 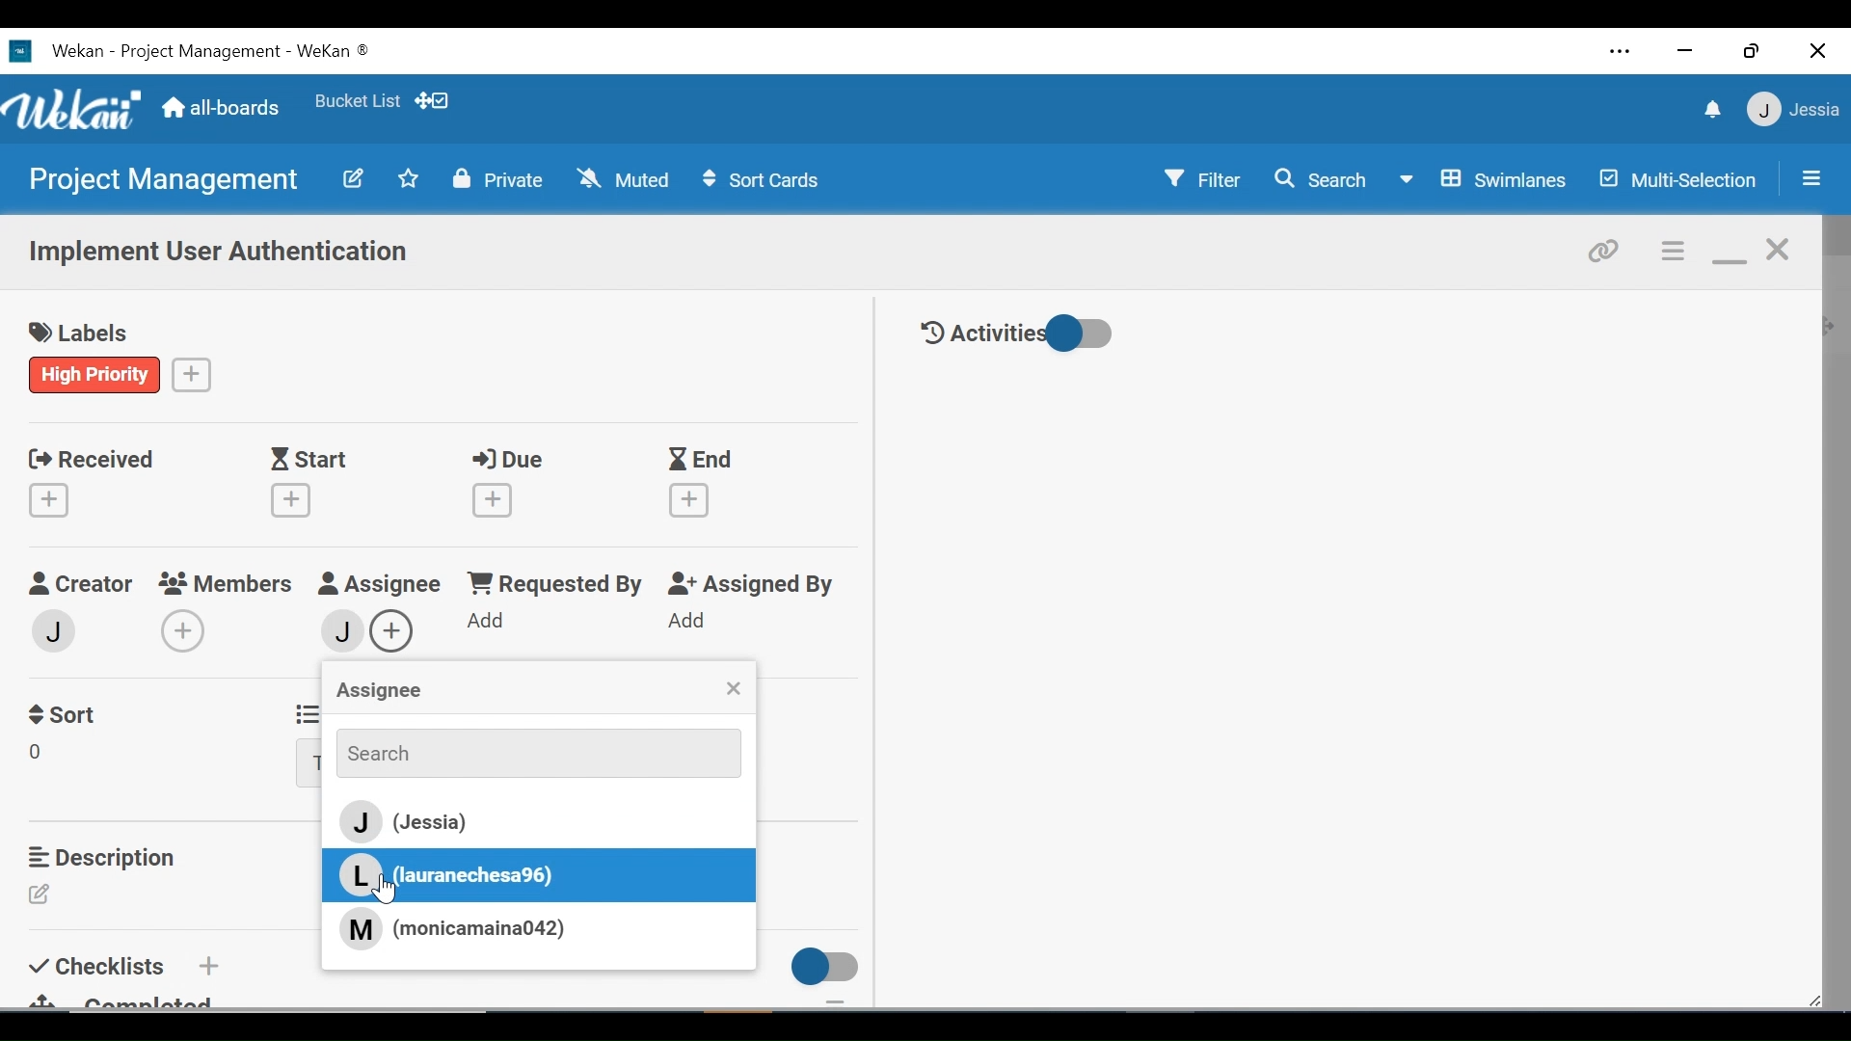 What do you see at coordinates (55, 629) in the screenshot?
I see `Member` at bounding box center [55, 629].